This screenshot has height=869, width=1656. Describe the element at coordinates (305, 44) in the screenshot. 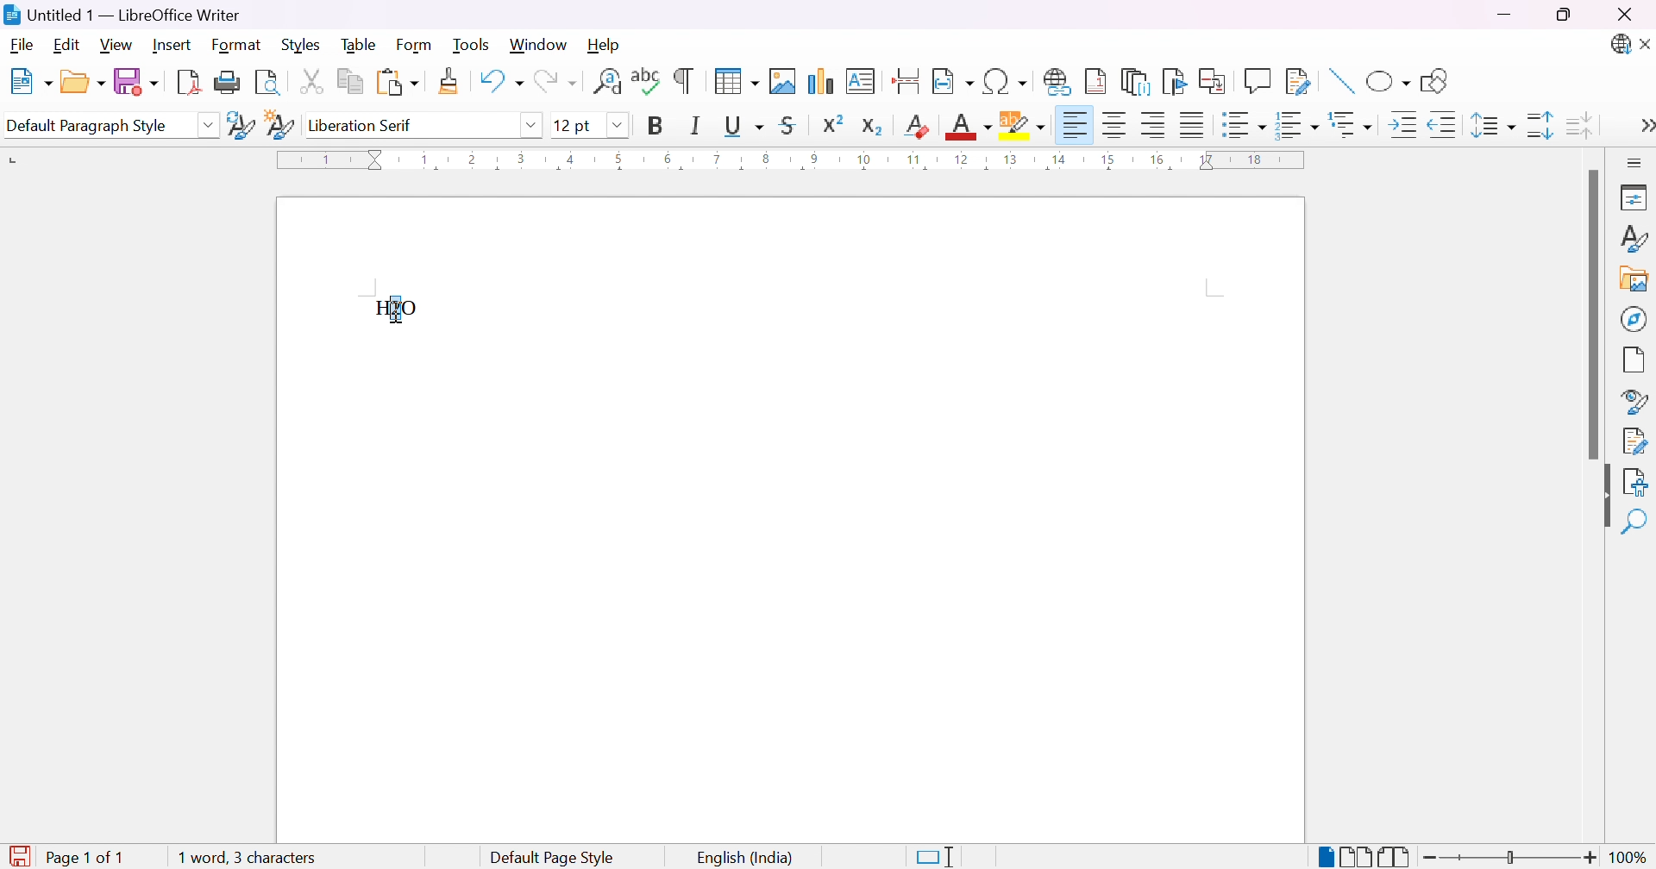

I see `Styles` at that location.